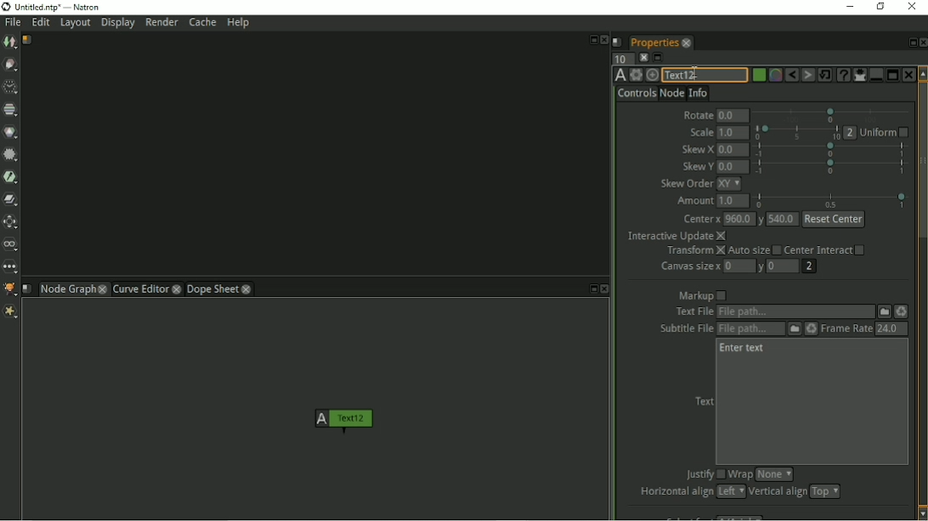  What do you see at coordinates (671, 92) in the screenshot?
I see `Node` at bounding box center [671, 92].